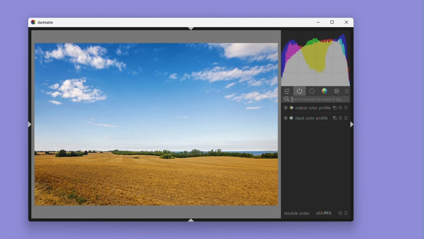 The height and width of the screenshot is (239, 424). What do you see at coordinates (336, 91) in the screenshot?
I see `effect` at bounding box center [336, 91].